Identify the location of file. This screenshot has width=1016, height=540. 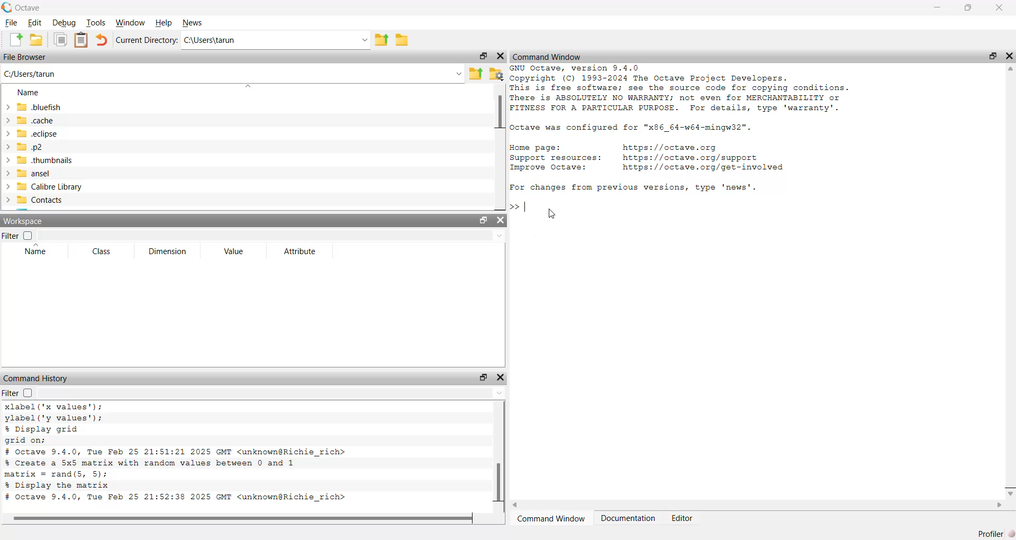
(403, 41).